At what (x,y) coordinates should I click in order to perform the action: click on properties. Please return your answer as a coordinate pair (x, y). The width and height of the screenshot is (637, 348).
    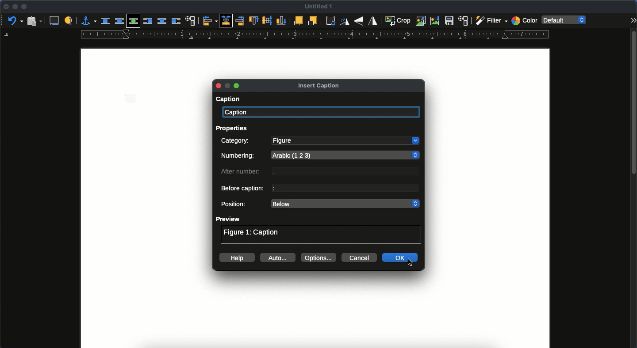
    Looking at the image, I should click on (234, 128).